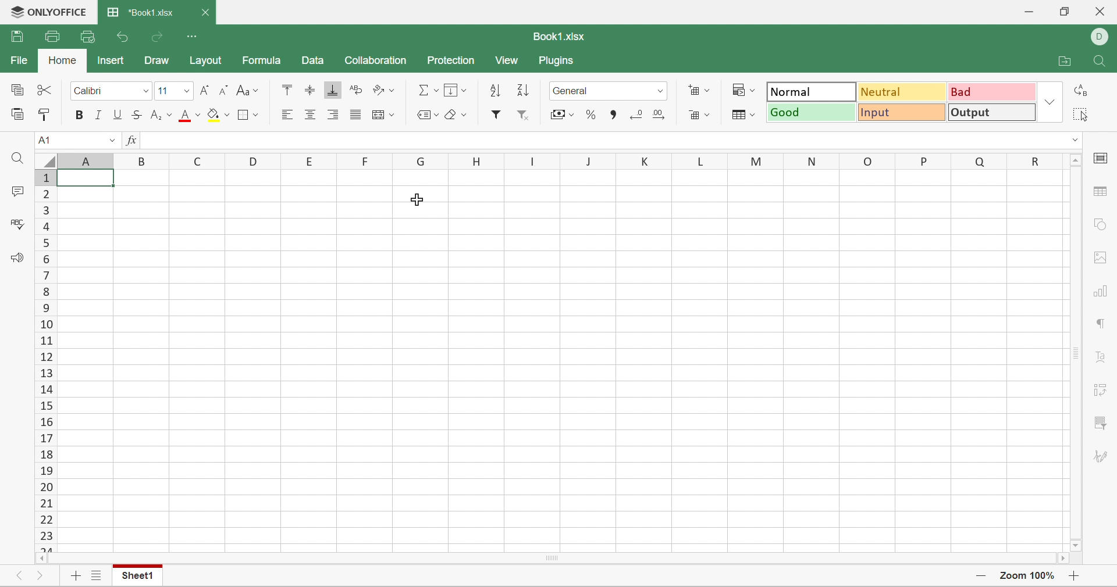 Image resolution: width=1117 pixels, height=587 pixels. I want to click on Find, so click(16, 160).